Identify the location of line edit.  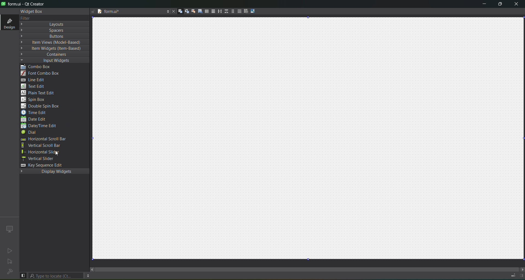
(34, 80).